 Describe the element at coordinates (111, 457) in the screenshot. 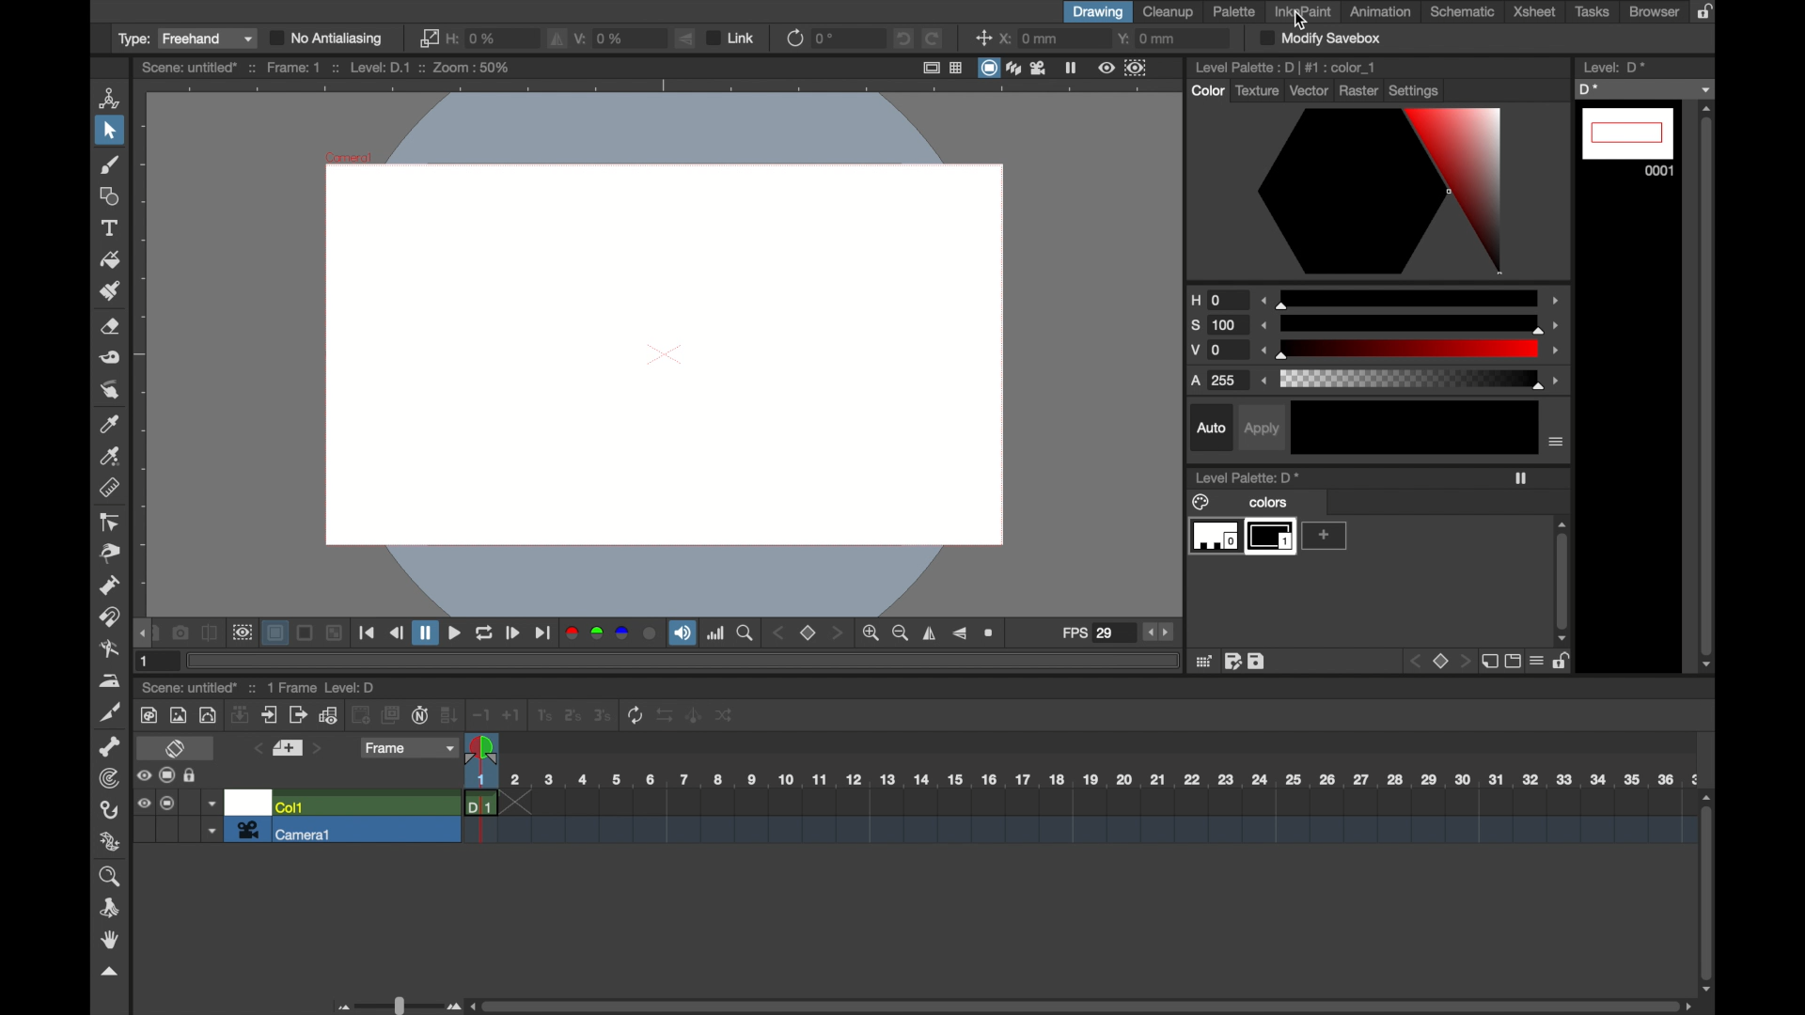

I see `rgb picker tool` at that location.